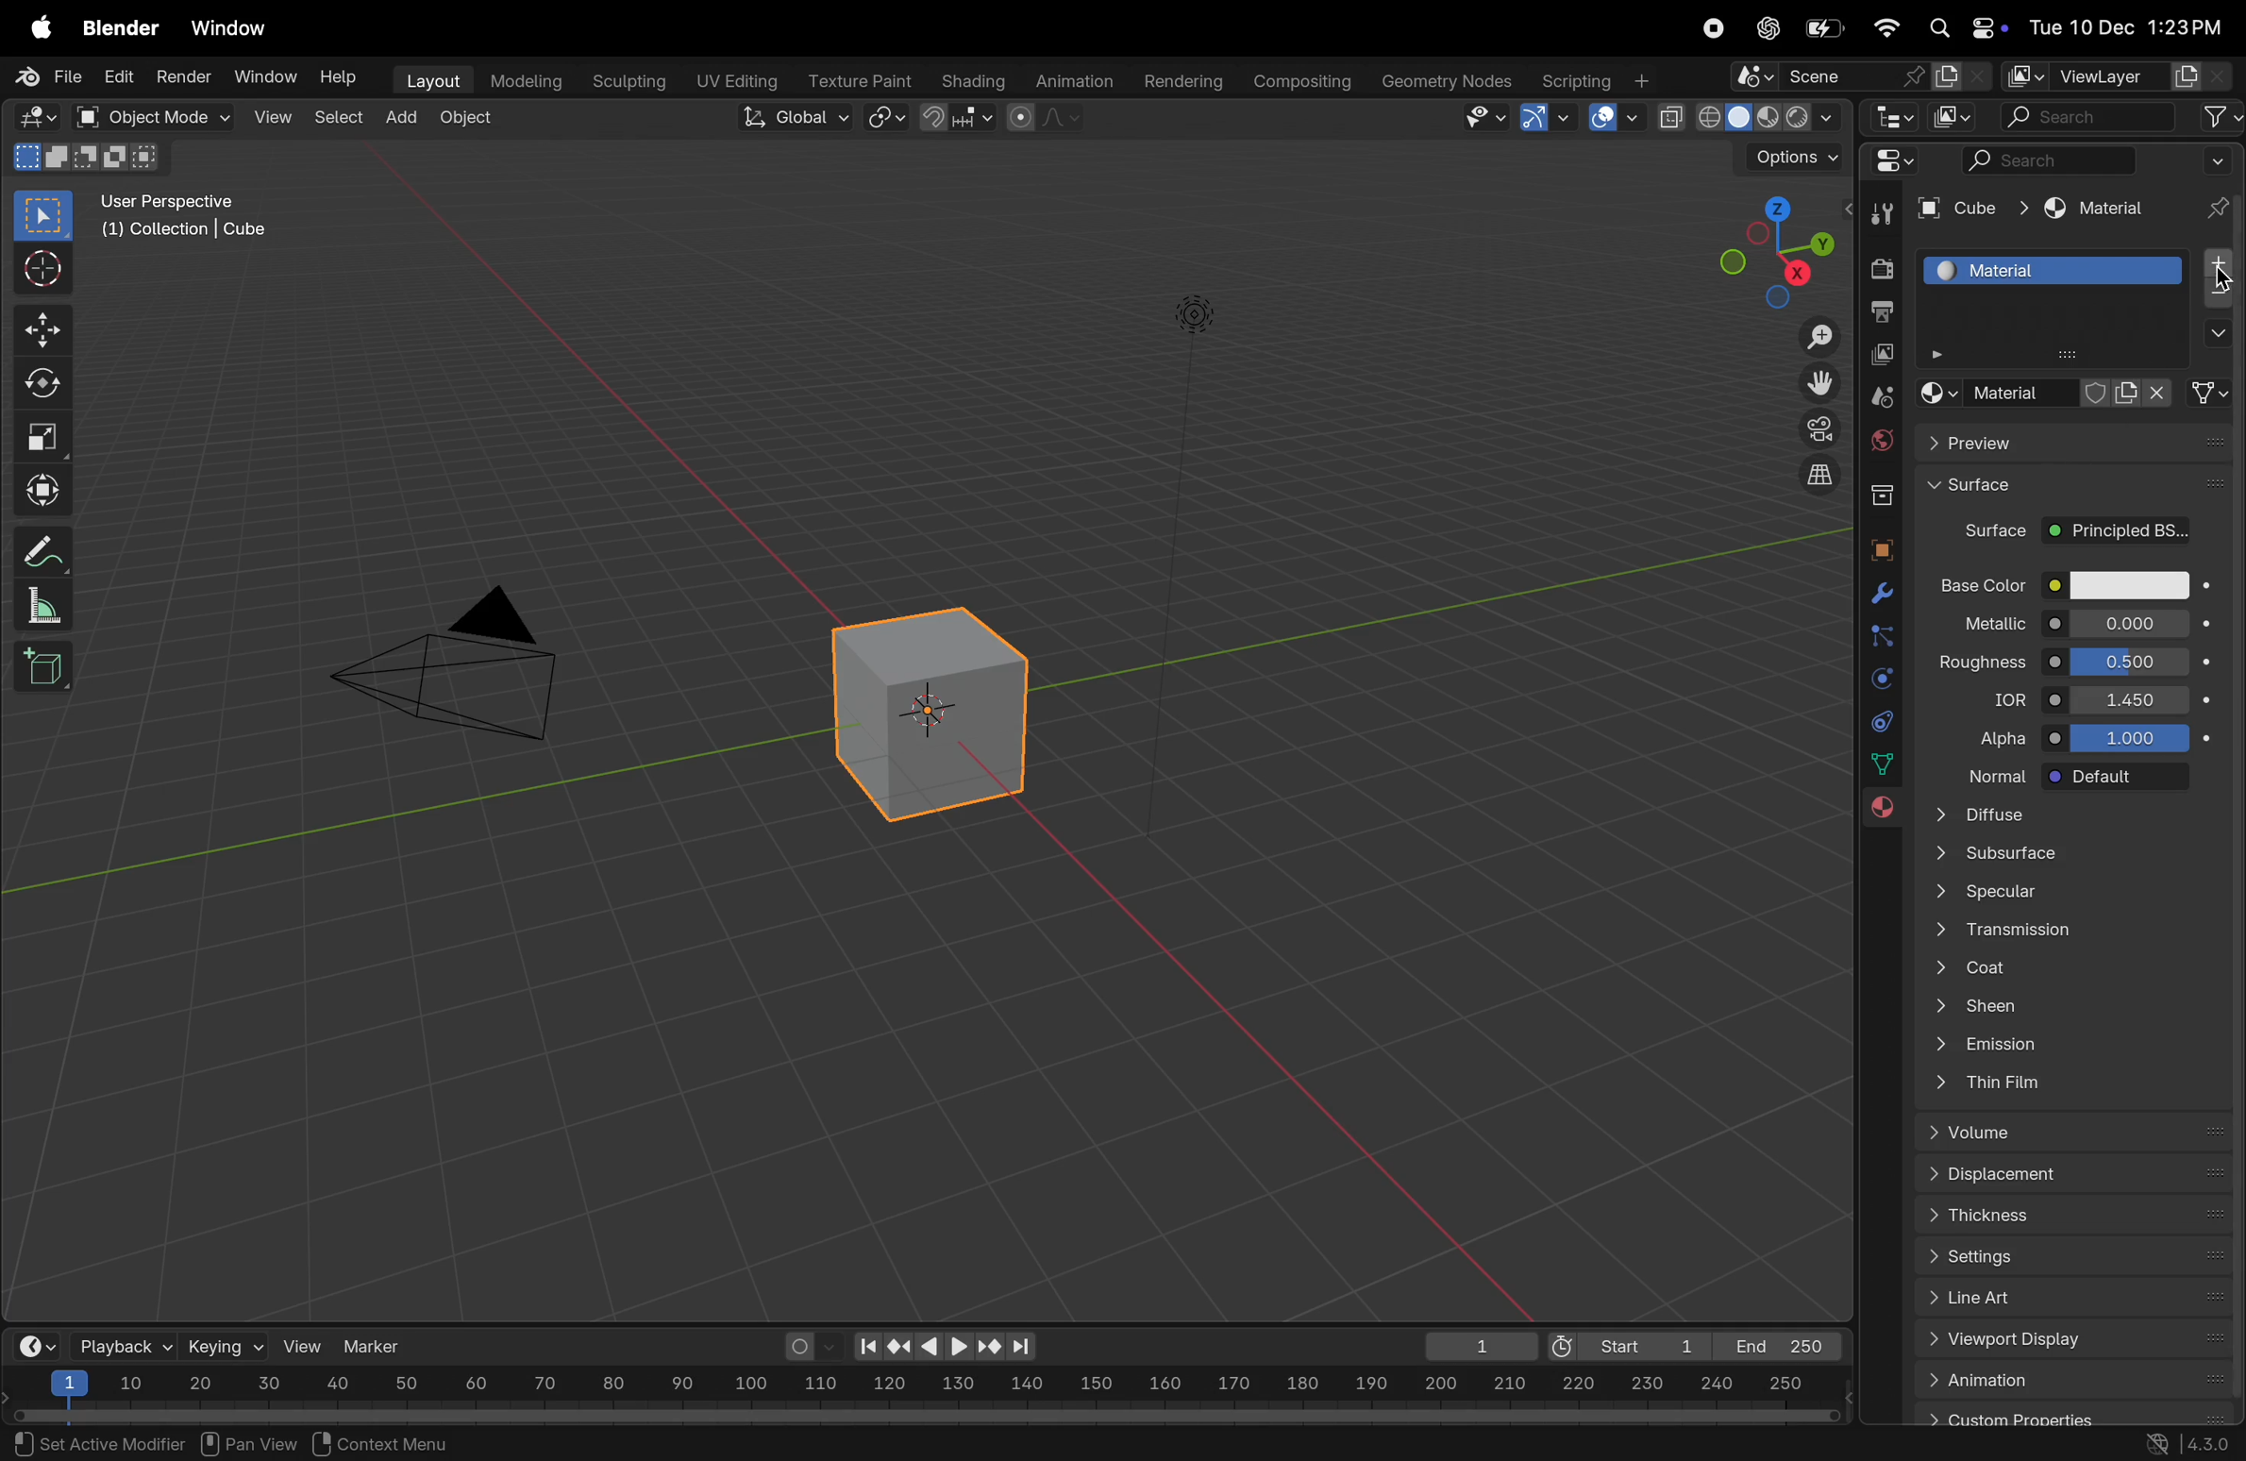  Describe the element at coordinates (2047, 160) in the screenshot. I see `Search` at that location.